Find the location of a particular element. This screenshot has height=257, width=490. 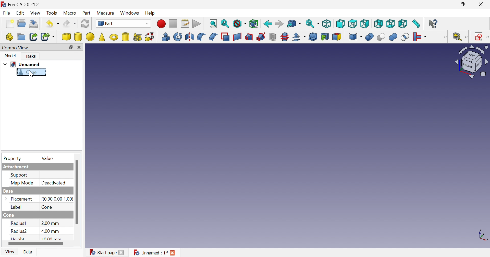

Left is located at coordinates (402, 24).